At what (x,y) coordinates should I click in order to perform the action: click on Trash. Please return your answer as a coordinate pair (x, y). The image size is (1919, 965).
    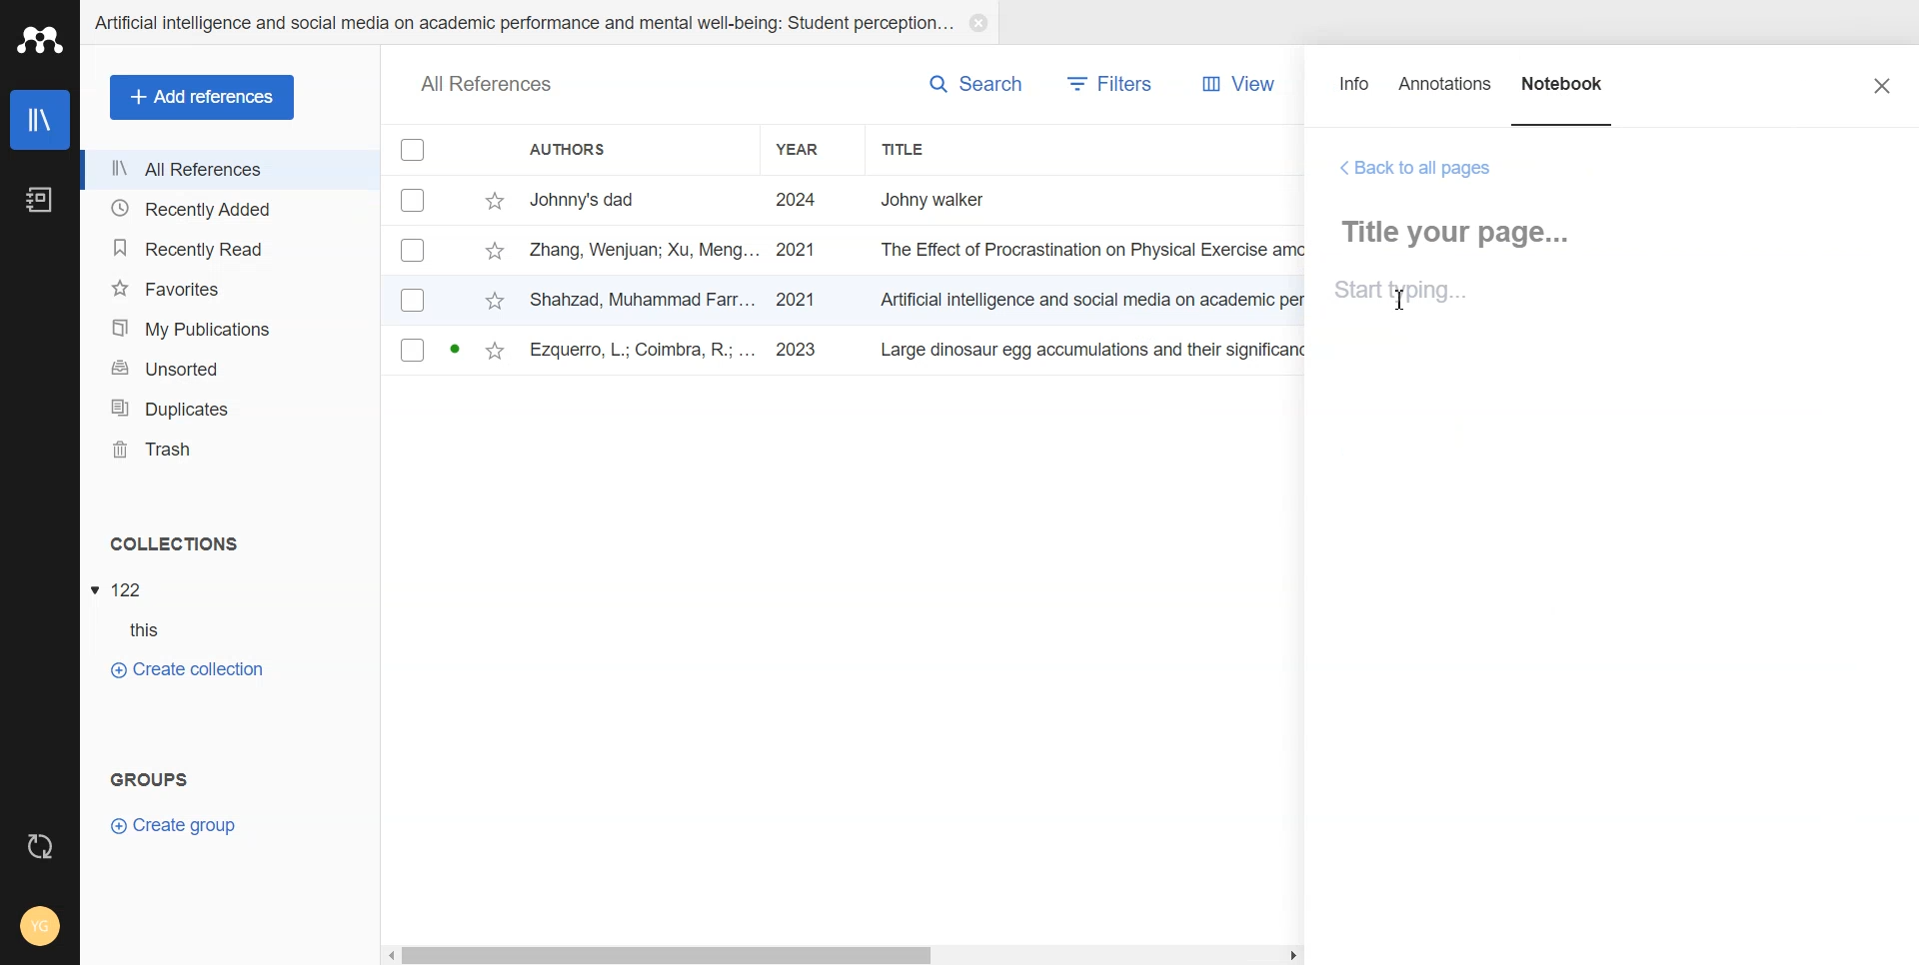
    Looking at the image, I should click on (230, 450).